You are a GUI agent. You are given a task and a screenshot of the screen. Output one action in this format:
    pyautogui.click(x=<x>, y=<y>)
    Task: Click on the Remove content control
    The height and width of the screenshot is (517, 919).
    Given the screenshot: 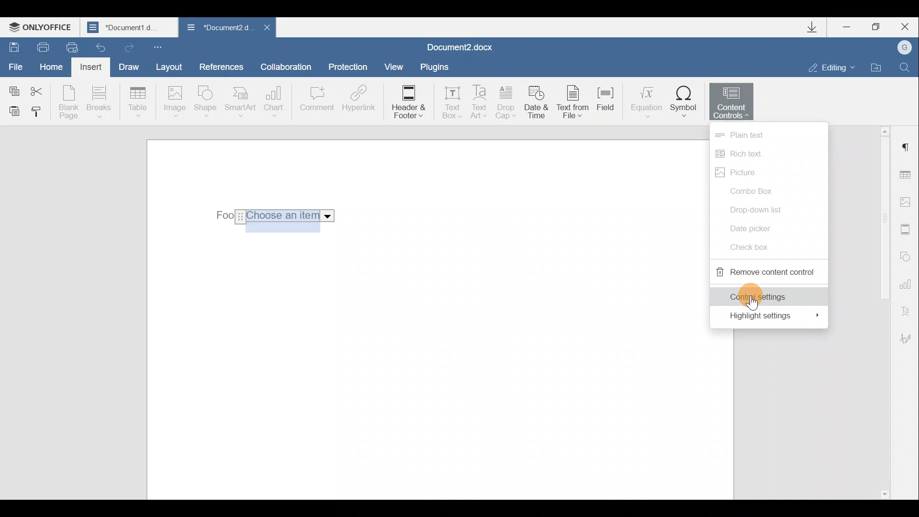 What is the action you would take?
    pyautogui.click(x=765, y=271)
    